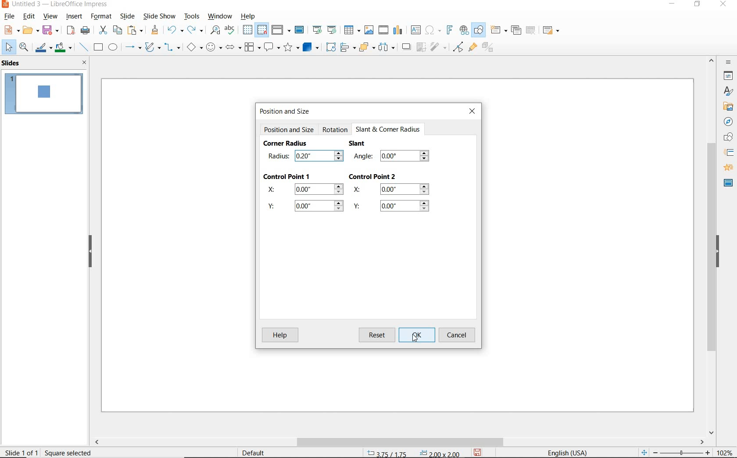 Image resolution: width=737 pixels, height=458 pixels. What do you see at coordinates (303, 190) in the screenshot?
I see `X` at bounding box center [303, 190].